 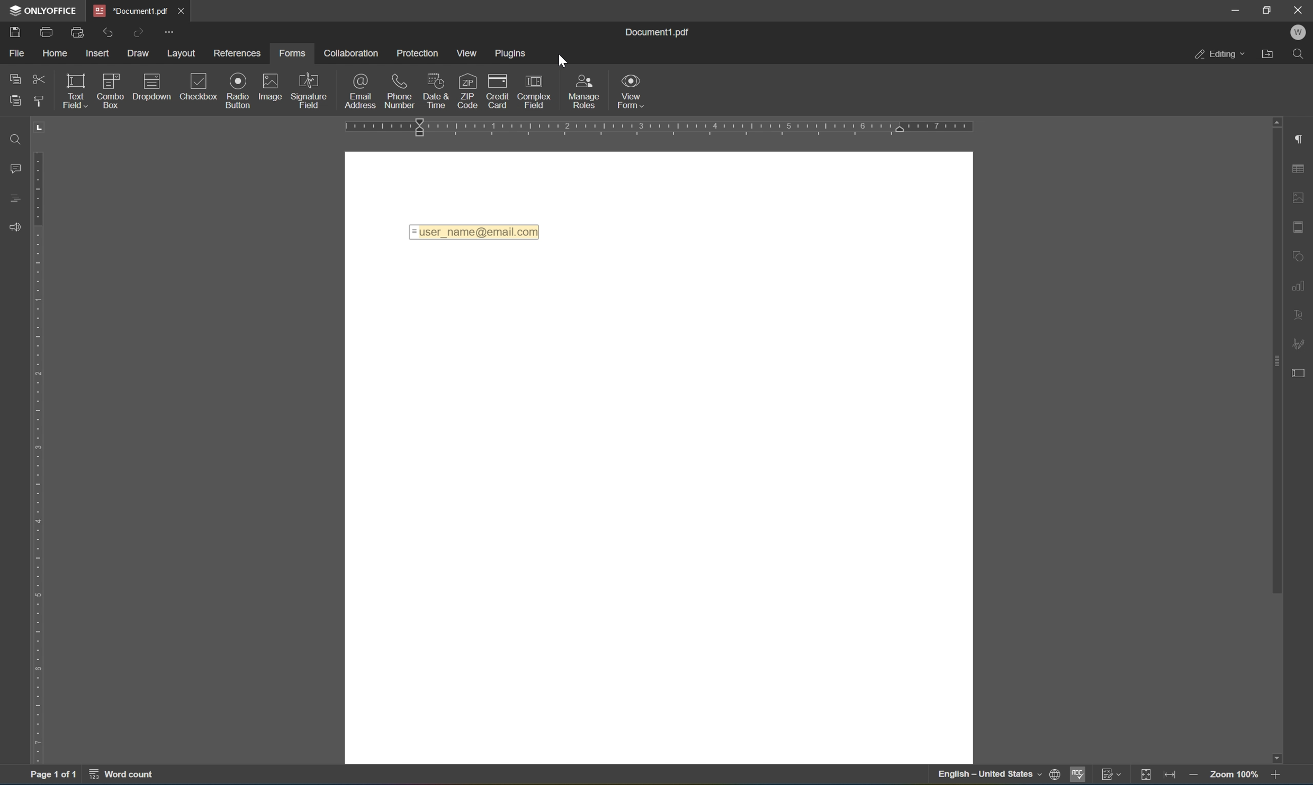 I want to click on image, so click(x=268, y=87).